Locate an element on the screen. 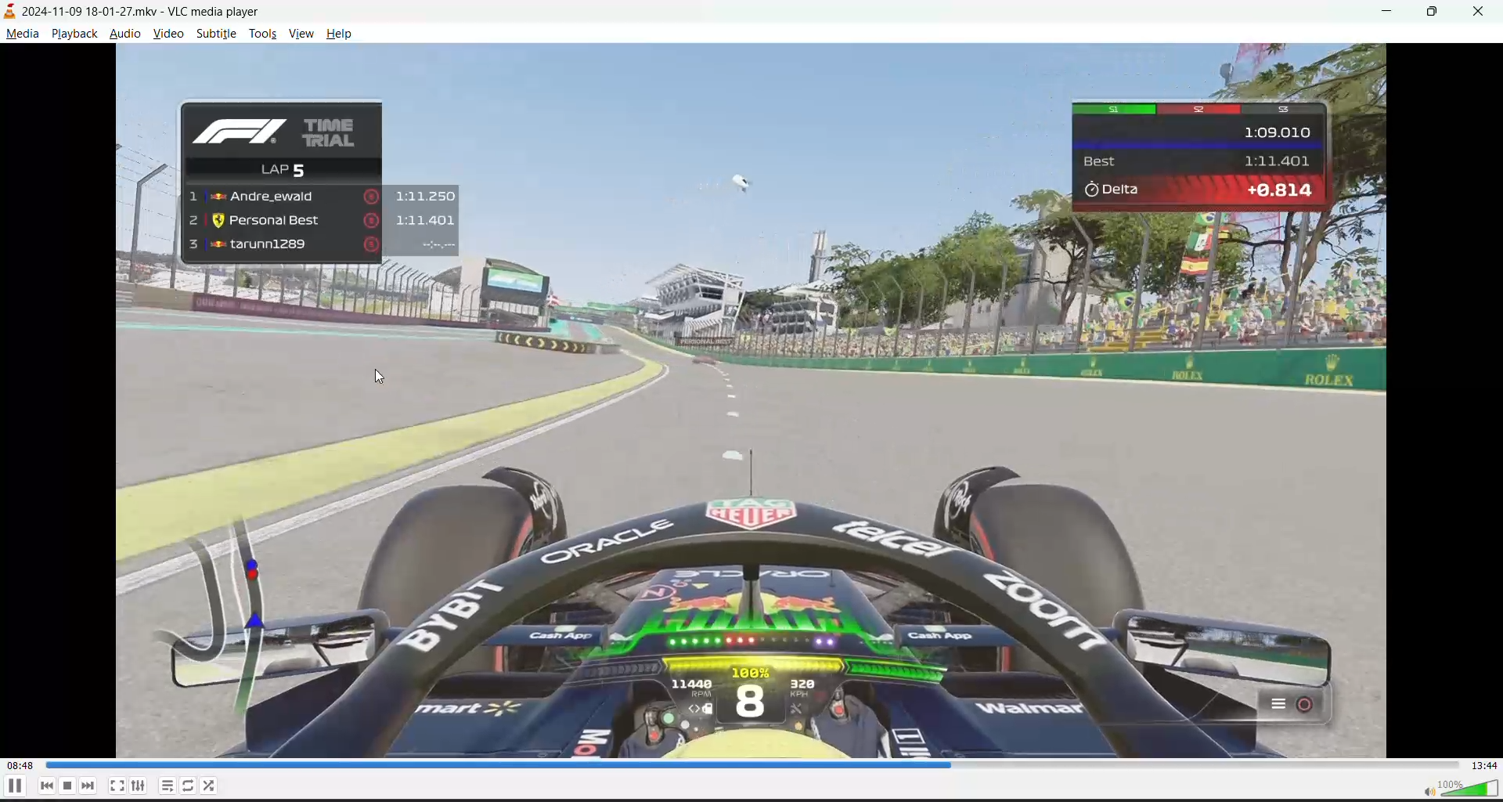 The height and width of the screenshot is (802, 1503). total track time is located at coordinates (1484, 764).